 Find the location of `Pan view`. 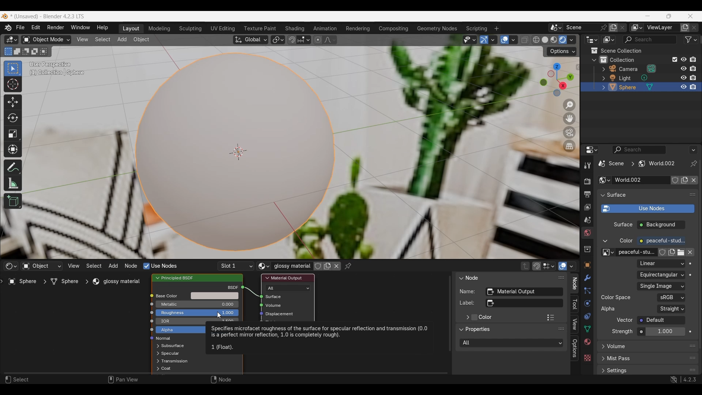

Pan view is located at coordinates (123, 379).